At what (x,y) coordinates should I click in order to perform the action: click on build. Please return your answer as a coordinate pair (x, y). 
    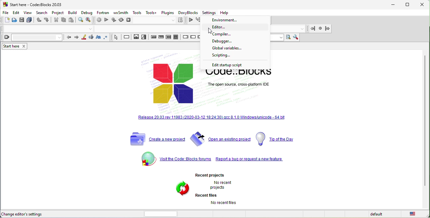
    Looking at the image, I should click on (73, 12).